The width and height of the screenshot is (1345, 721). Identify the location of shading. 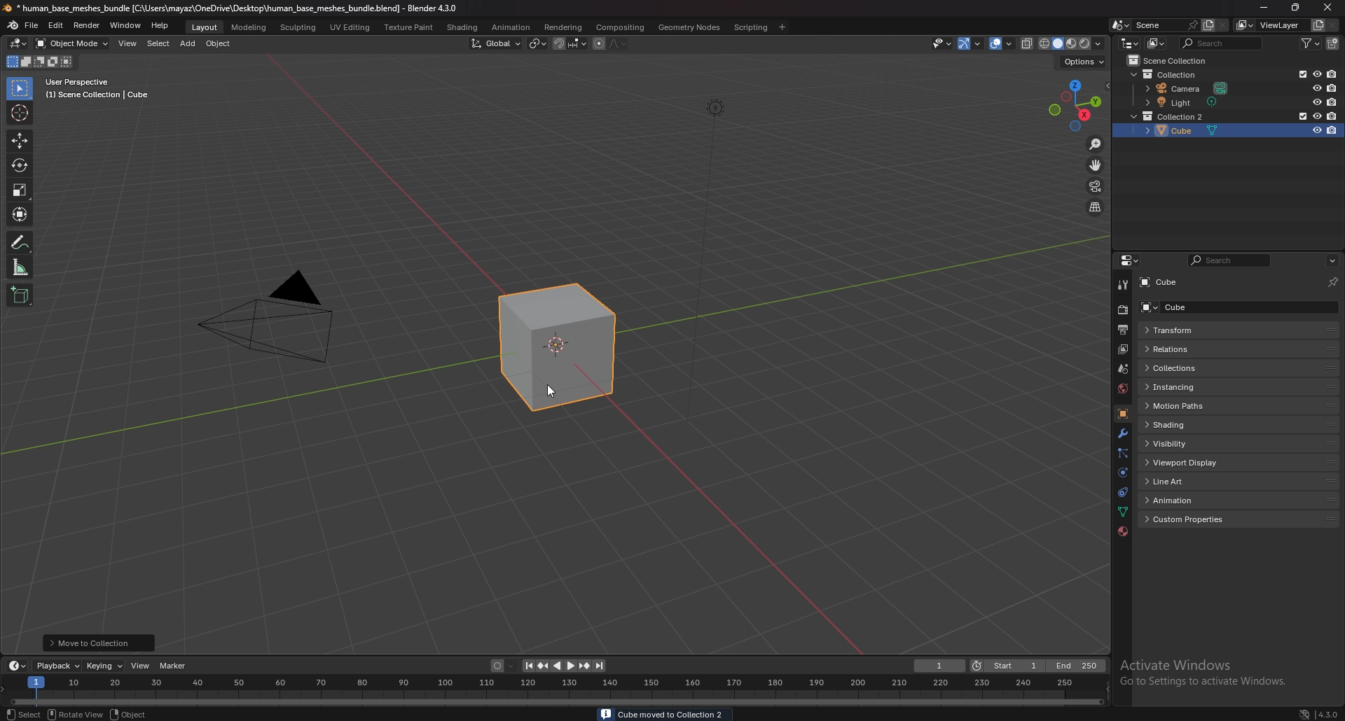
(463, 28).